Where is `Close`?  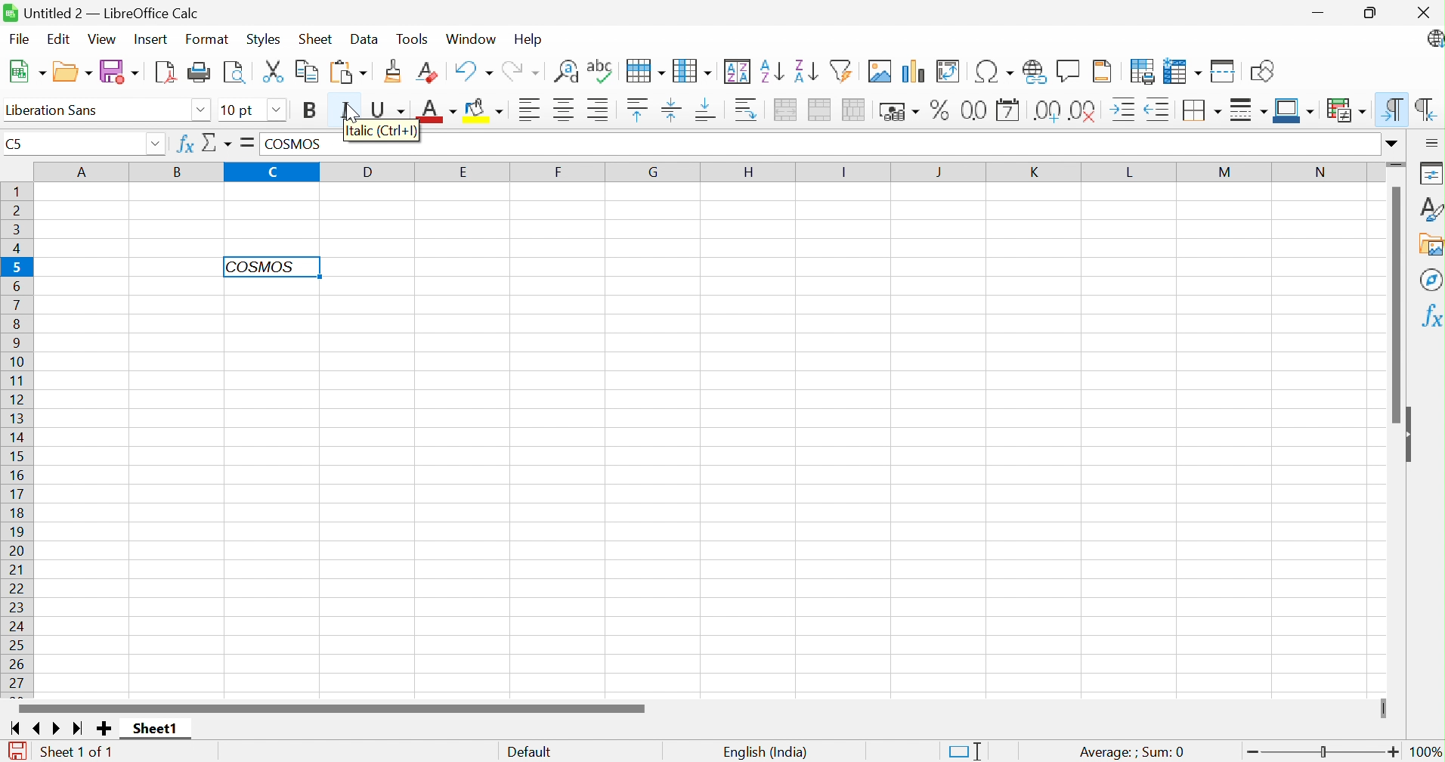
Close is located at coordinates (1422, 12).